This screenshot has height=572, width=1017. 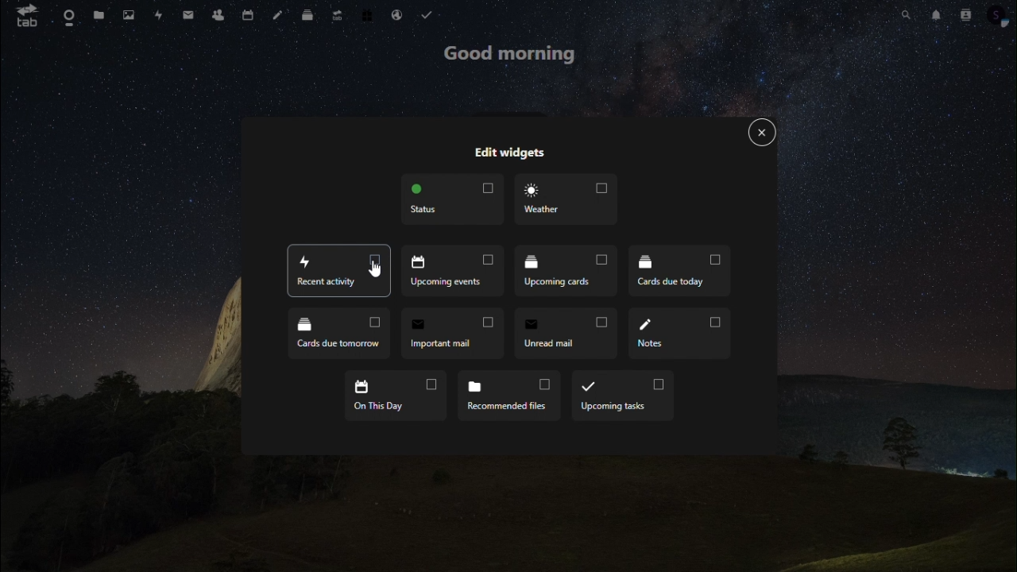 What do you see at coordinates (342, 271) in the screenshot?
I see `recent acticity` at bounding box center [342, 271].